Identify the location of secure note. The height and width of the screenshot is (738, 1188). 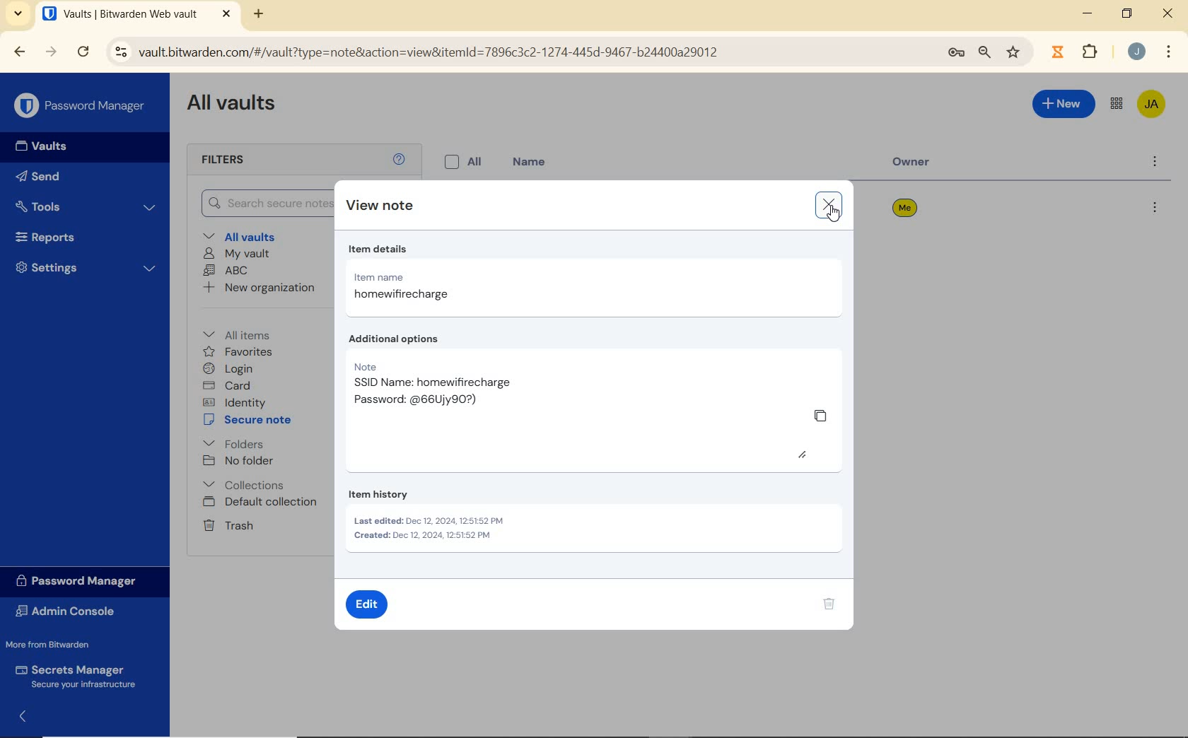
(250, 420).